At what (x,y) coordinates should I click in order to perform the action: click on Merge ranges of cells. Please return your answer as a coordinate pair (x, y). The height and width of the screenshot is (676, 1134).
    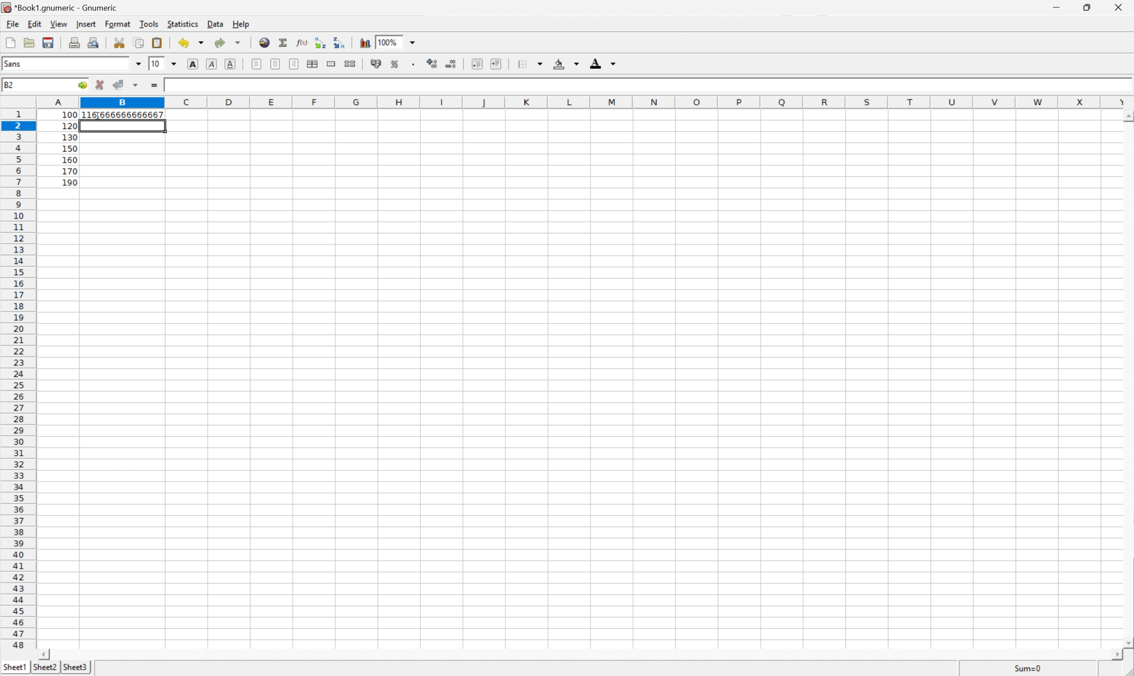
    Looking at the image, I should click on (332, 64).